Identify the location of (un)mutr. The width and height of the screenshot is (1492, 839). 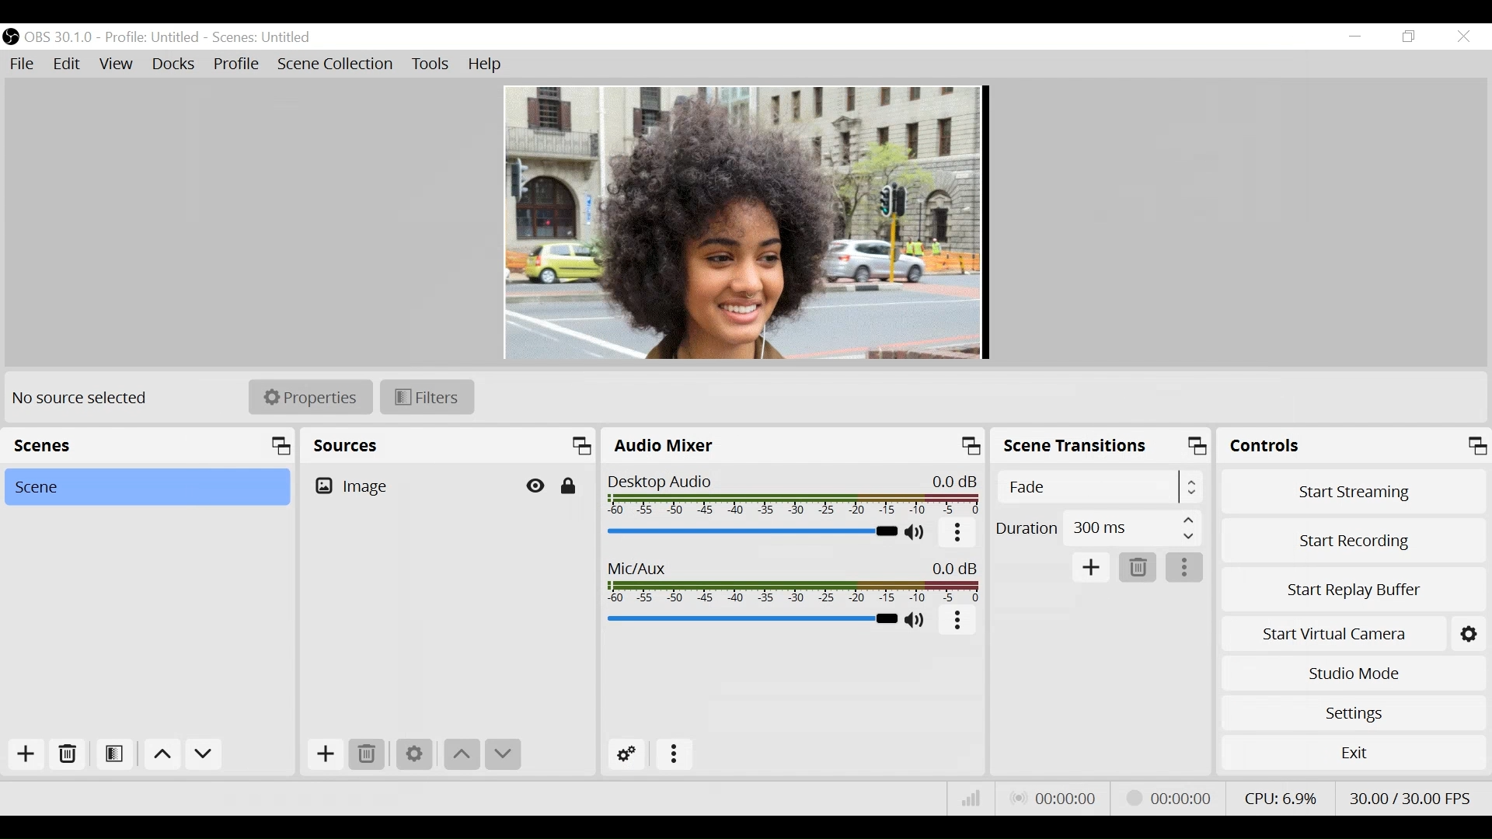
(915, 621).